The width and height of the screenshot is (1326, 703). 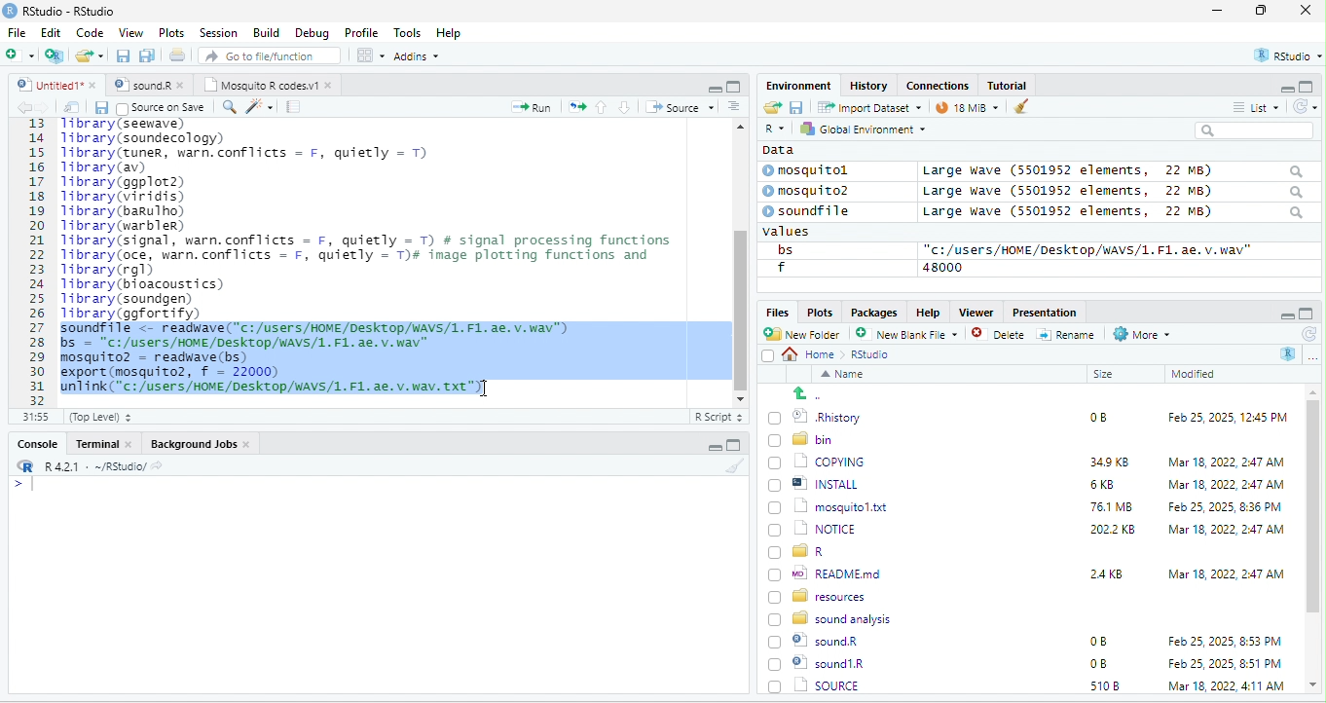 I want to click on (Top Level) +, so click(x=100, y=417).